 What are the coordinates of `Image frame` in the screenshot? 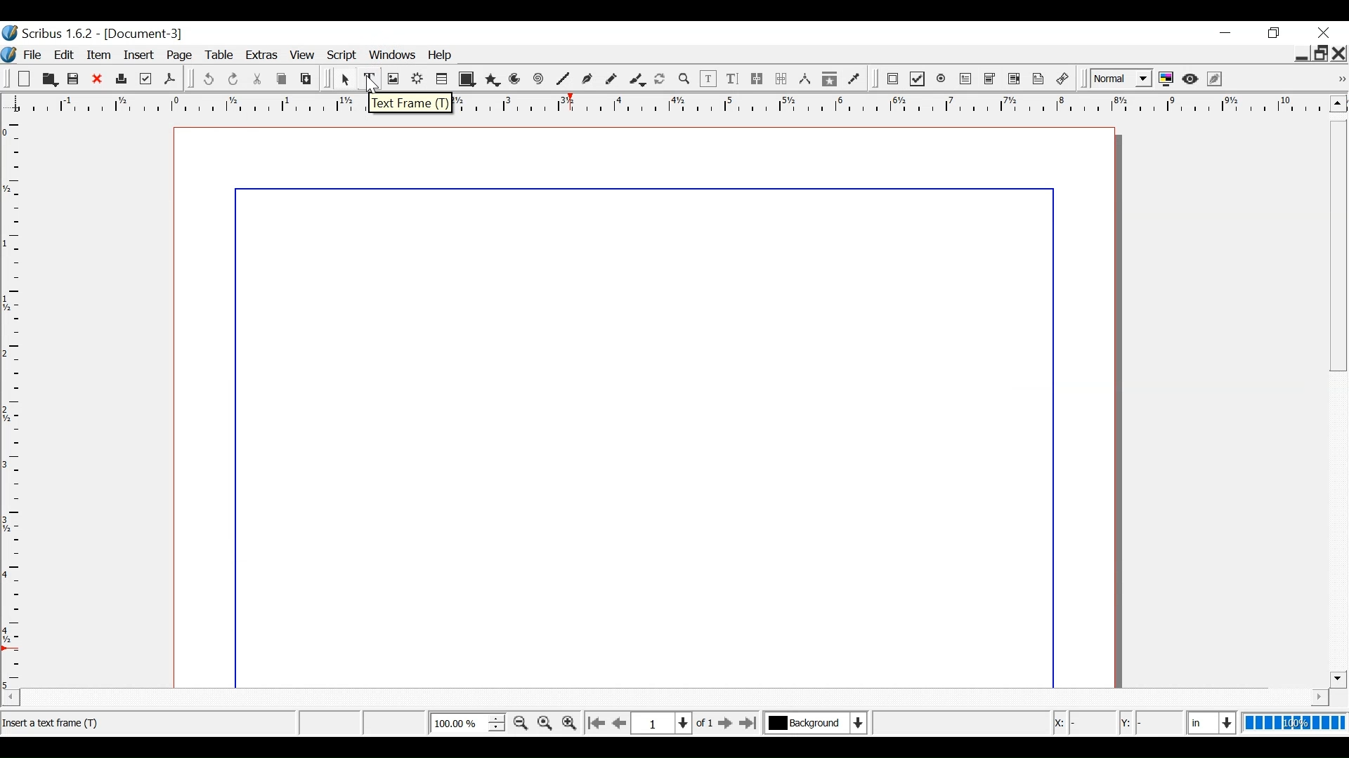 It's located at (393, 80).